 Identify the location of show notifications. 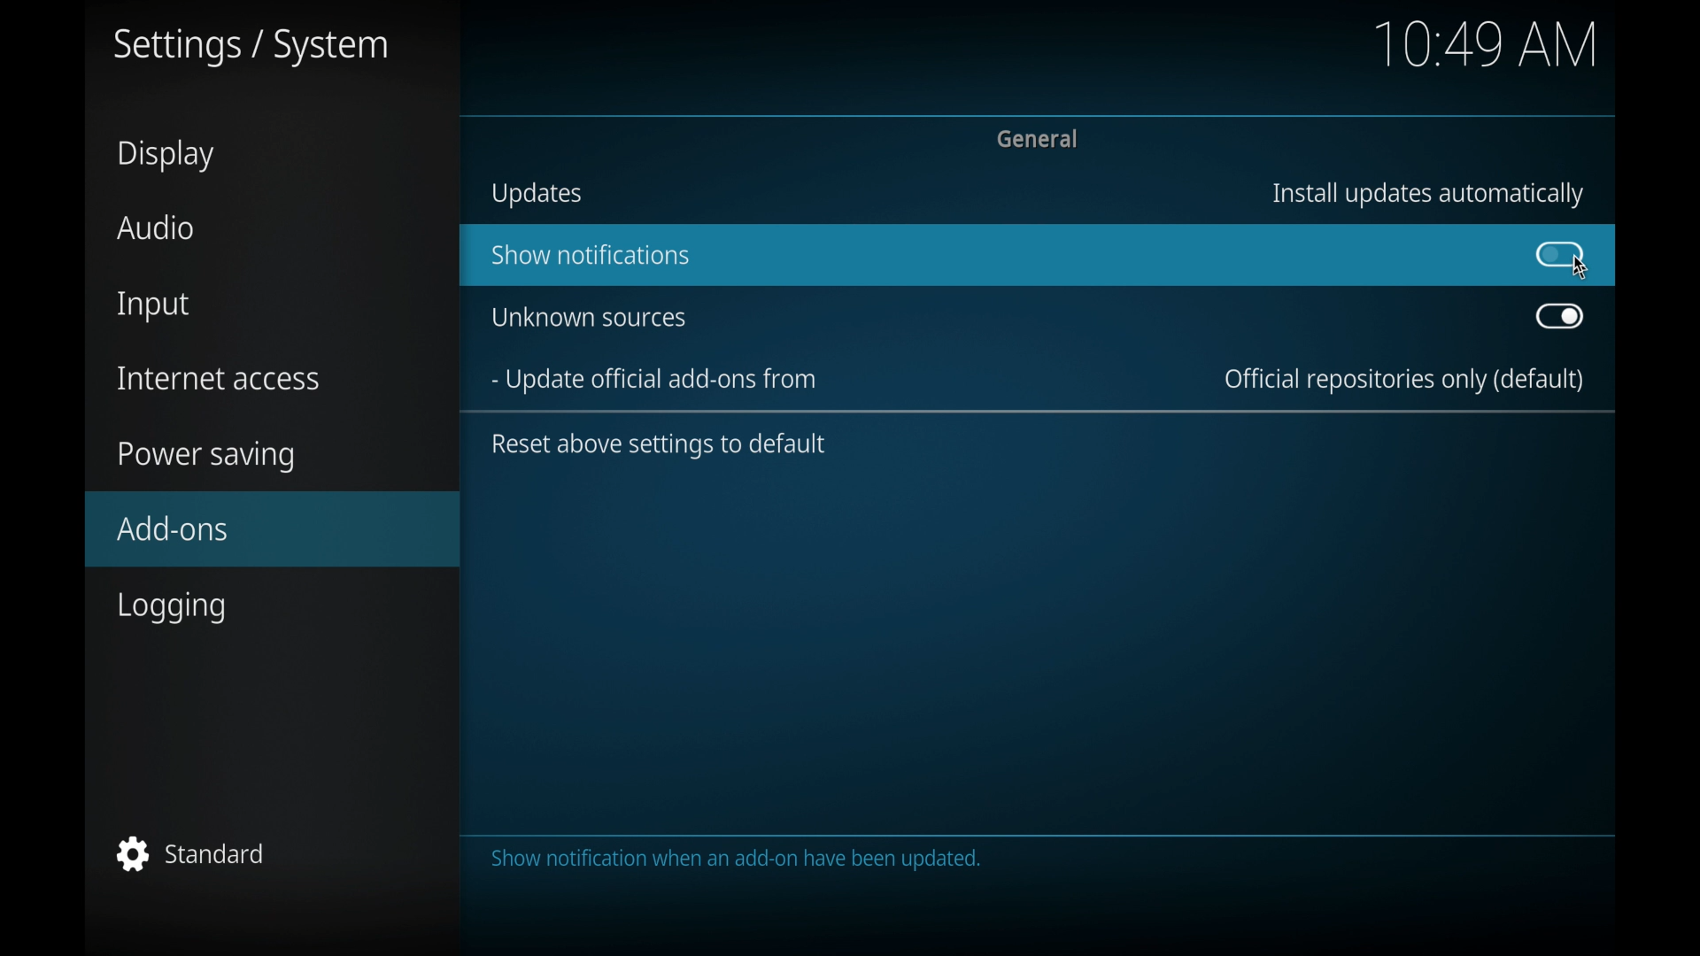
(589, 255).